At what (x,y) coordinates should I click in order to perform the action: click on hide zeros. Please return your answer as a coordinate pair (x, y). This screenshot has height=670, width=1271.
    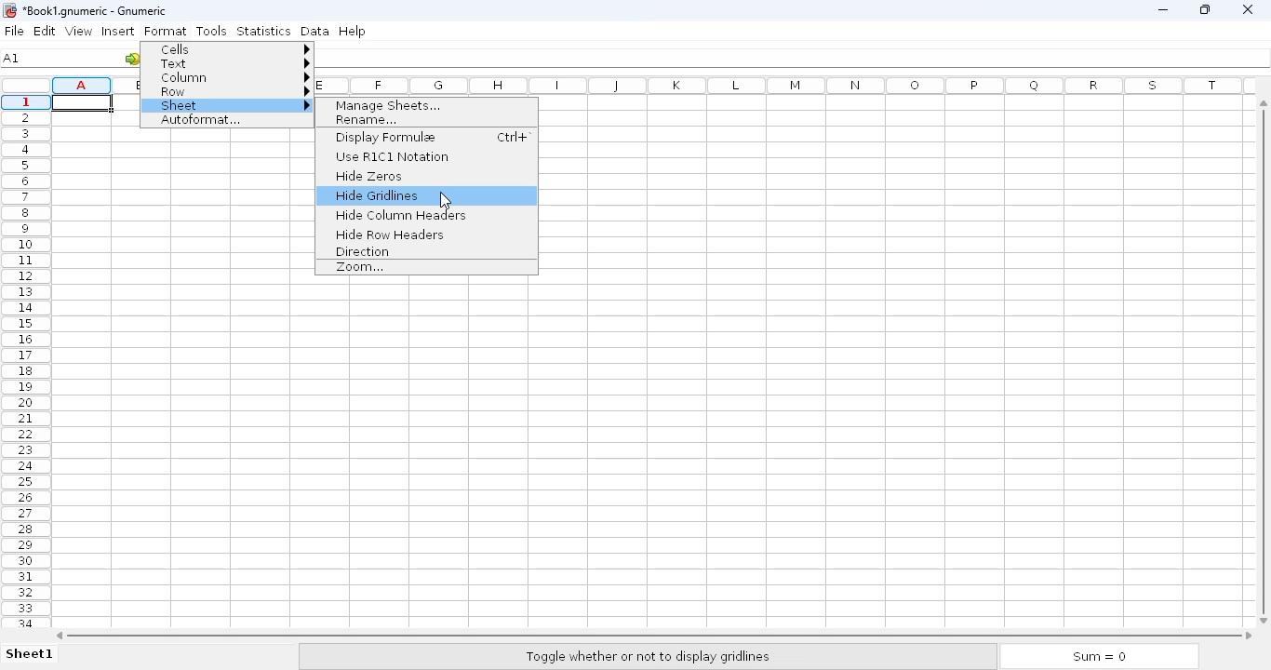
    Looking at the image, I should click on (370, 176).